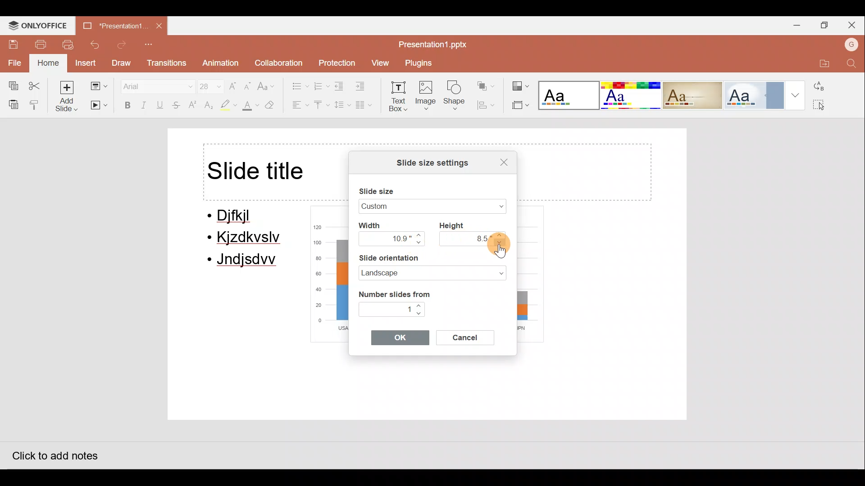 This screenshot has height=486, width=865. What do you see at coordinates (35, 104) in the screenshot?
I see `Copy style` at bounding box center [35, 104].